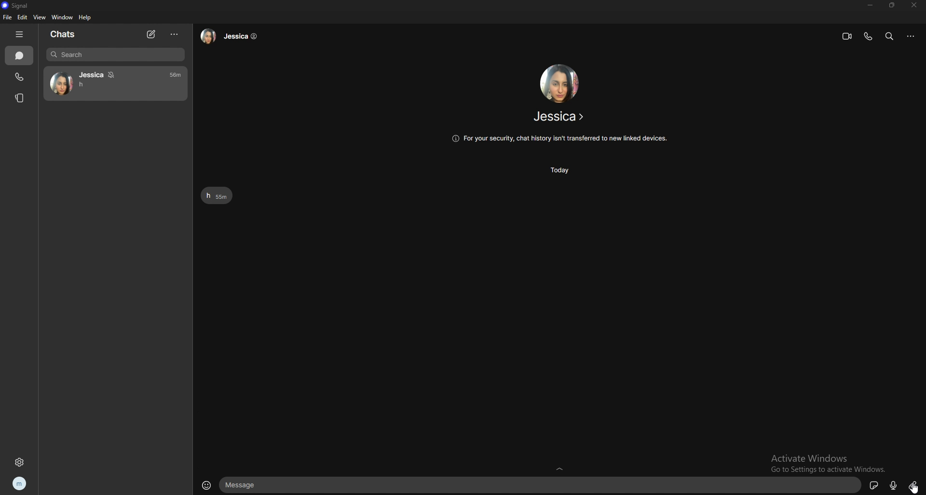 The width and height of the screenshot is (926, 495). What do you see at coordinates (67, 35) in the screenshot?
I see `chats` at bounding box center [67, 35].